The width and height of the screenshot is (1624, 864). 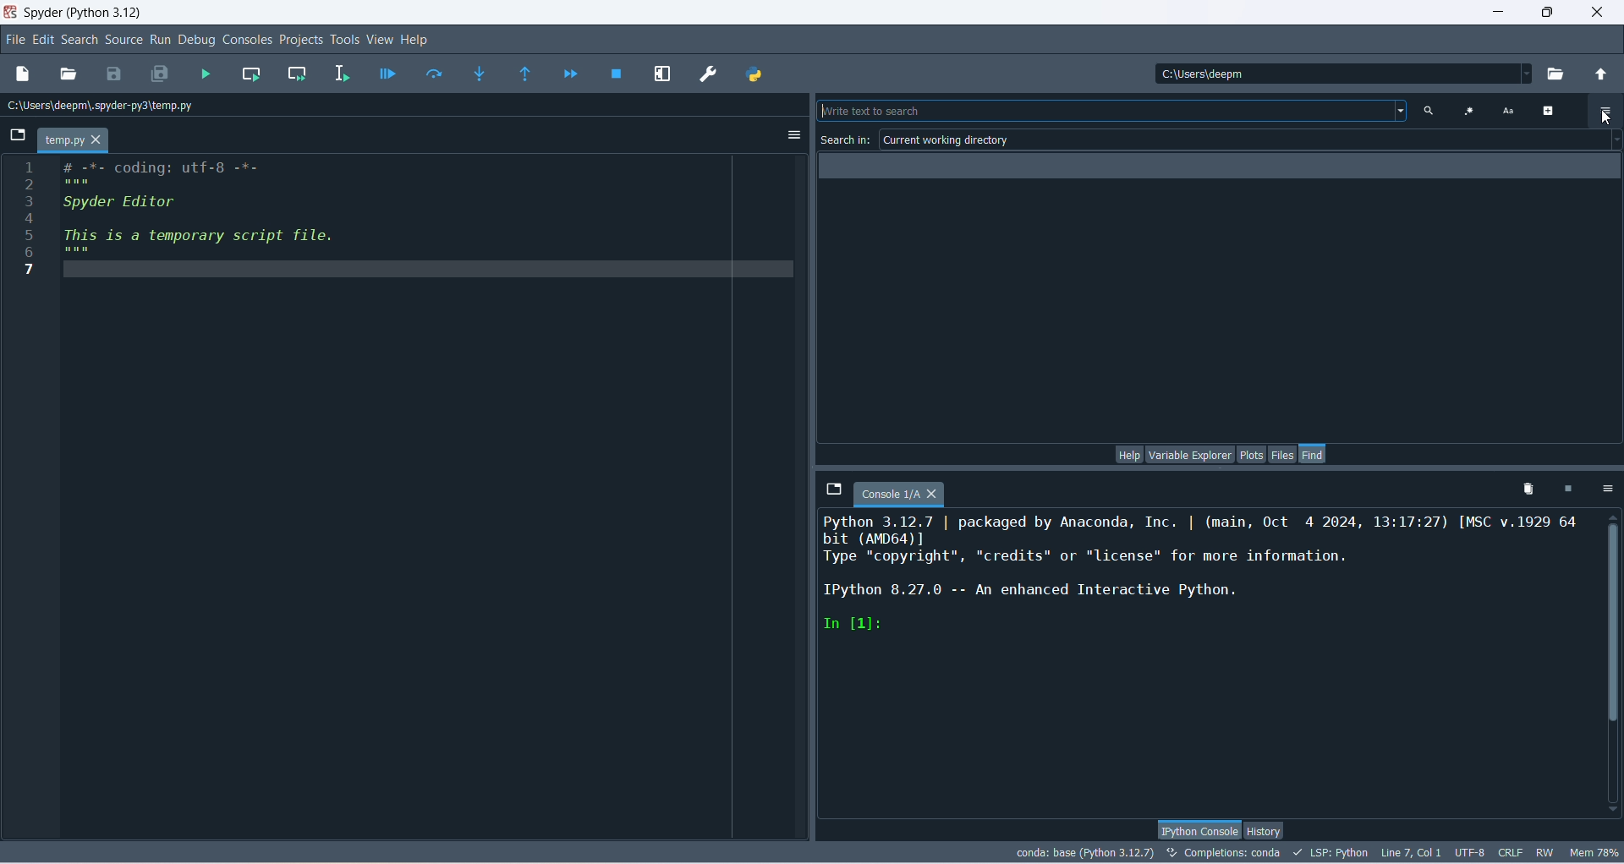 What do you see at coordinates (69, 75) in the screenshot?
I see `open` at bounding box center [69, 75].